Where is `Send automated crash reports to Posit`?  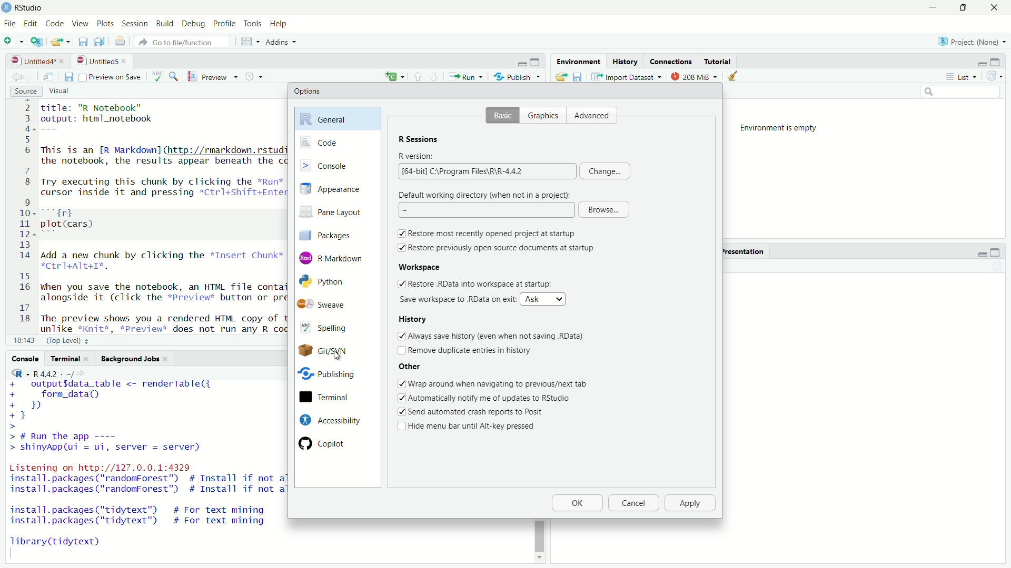 Send automated crash reports to Posit is located at coordinates (477, 413).